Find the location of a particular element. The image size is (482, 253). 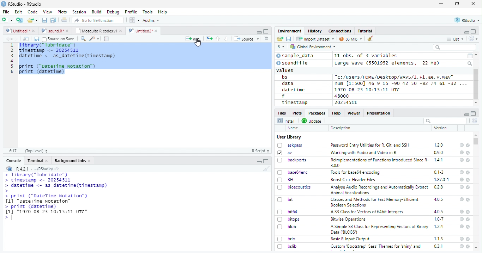

RStudio is located at coordinates (468, 20).